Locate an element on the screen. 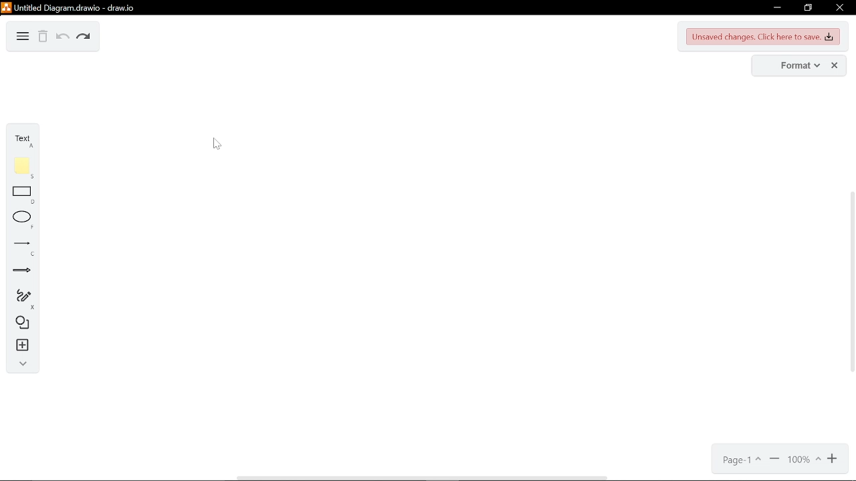  diagram is located at coordinates (21, 37).